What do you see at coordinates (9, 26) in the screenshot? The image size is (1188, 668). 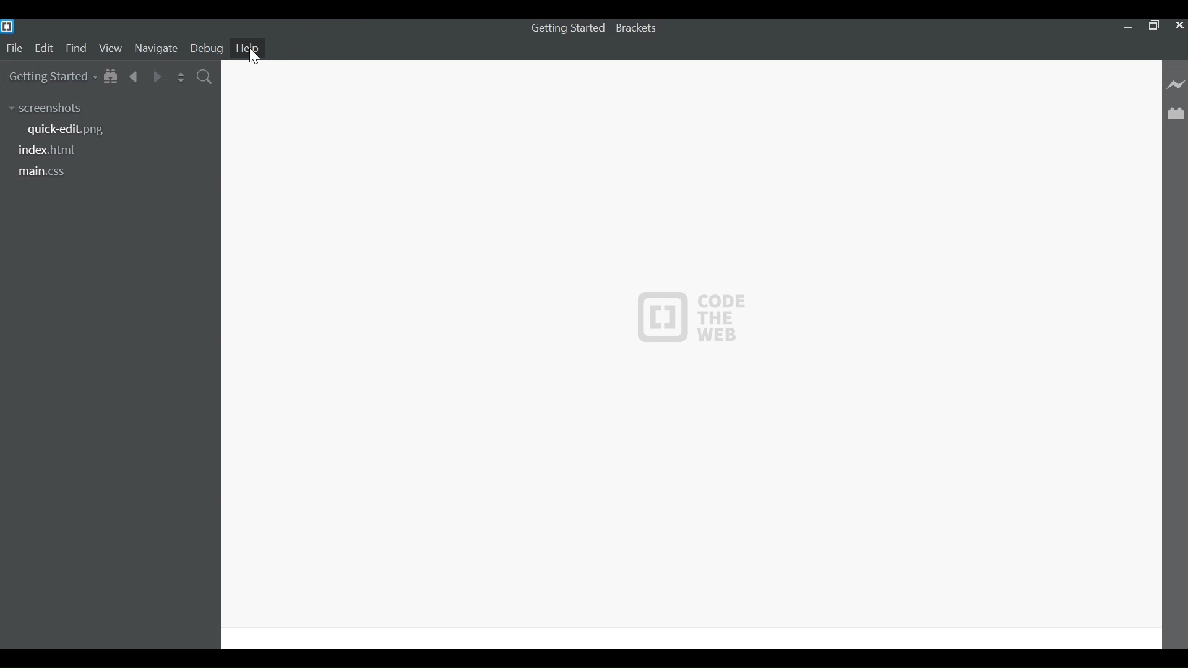 I see `Brackets Desktop icon` at bounding box center [9, 26].